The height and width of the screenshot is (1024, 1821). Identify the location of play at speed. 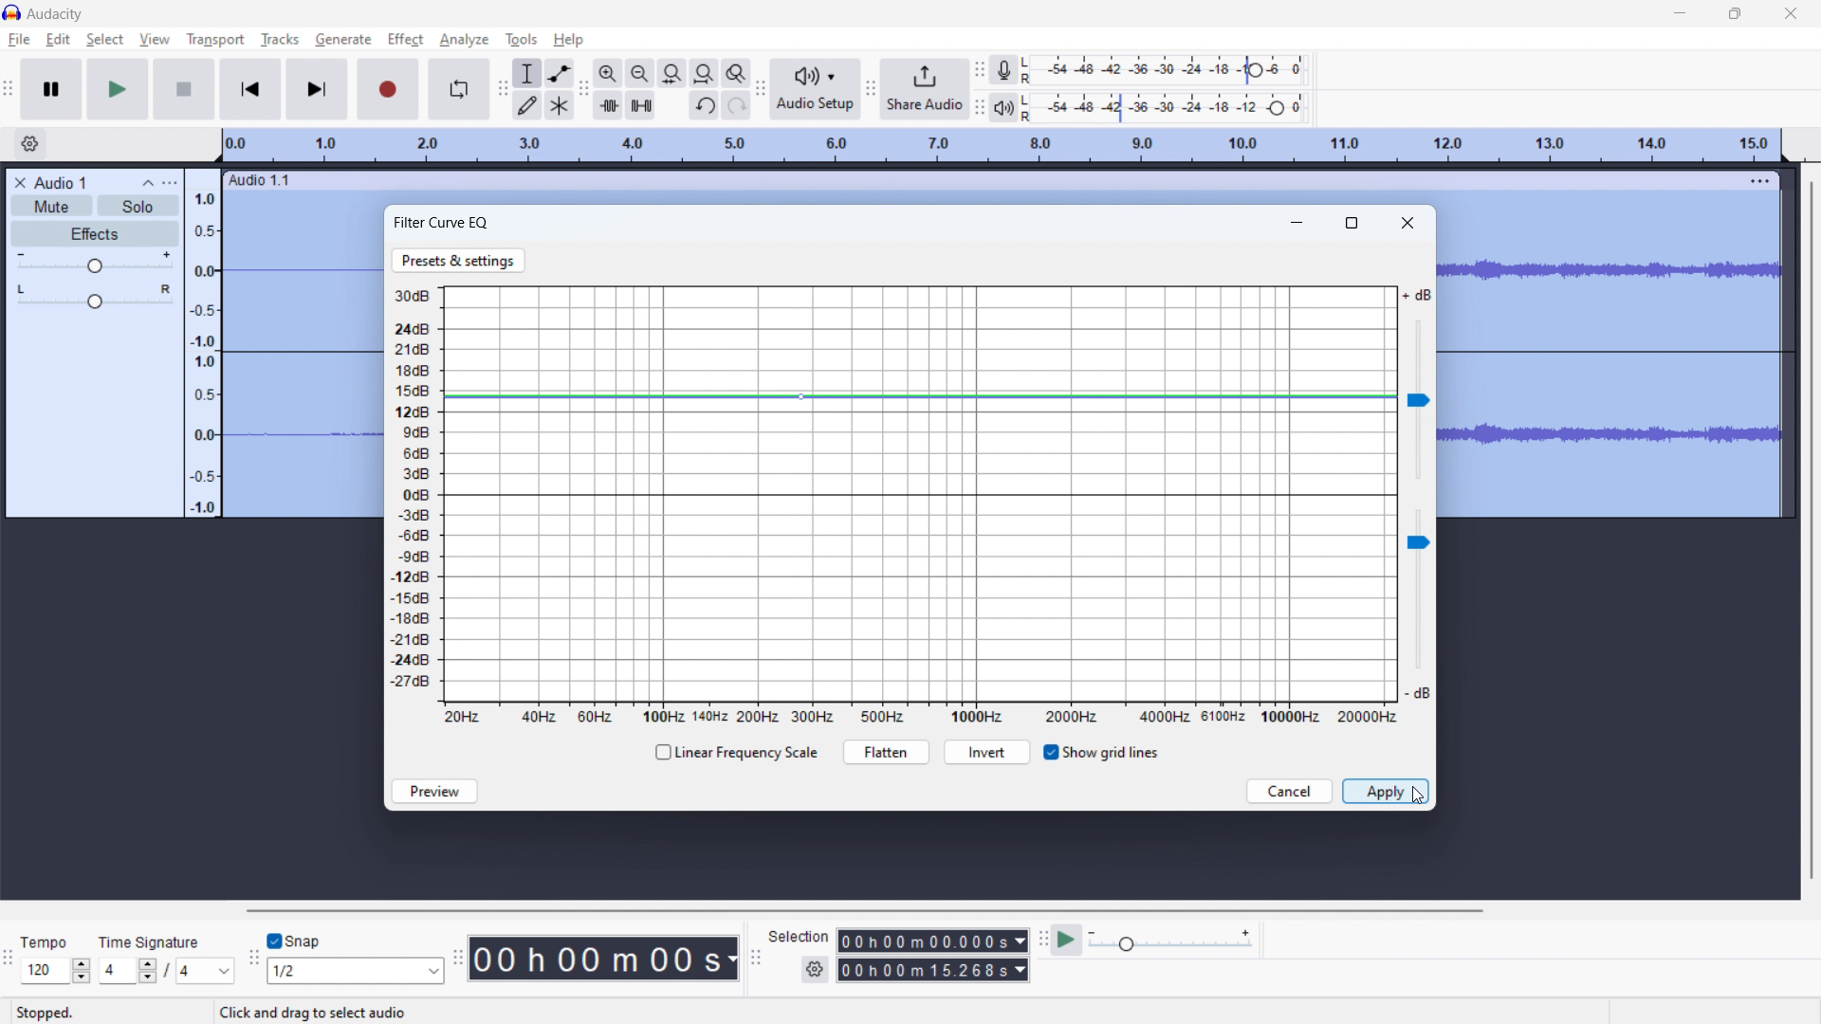
(1068, 940).